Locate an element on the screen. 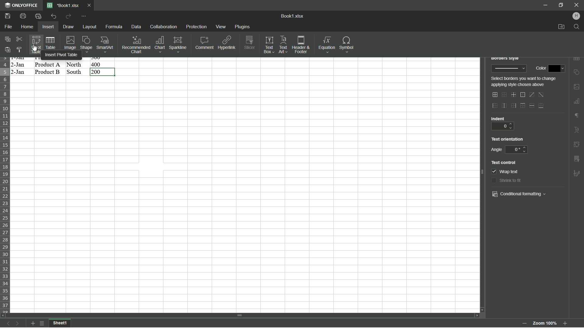 The width and height of the screenshot is (584, 328). inner vertical line is located at coordinates (504, 105).